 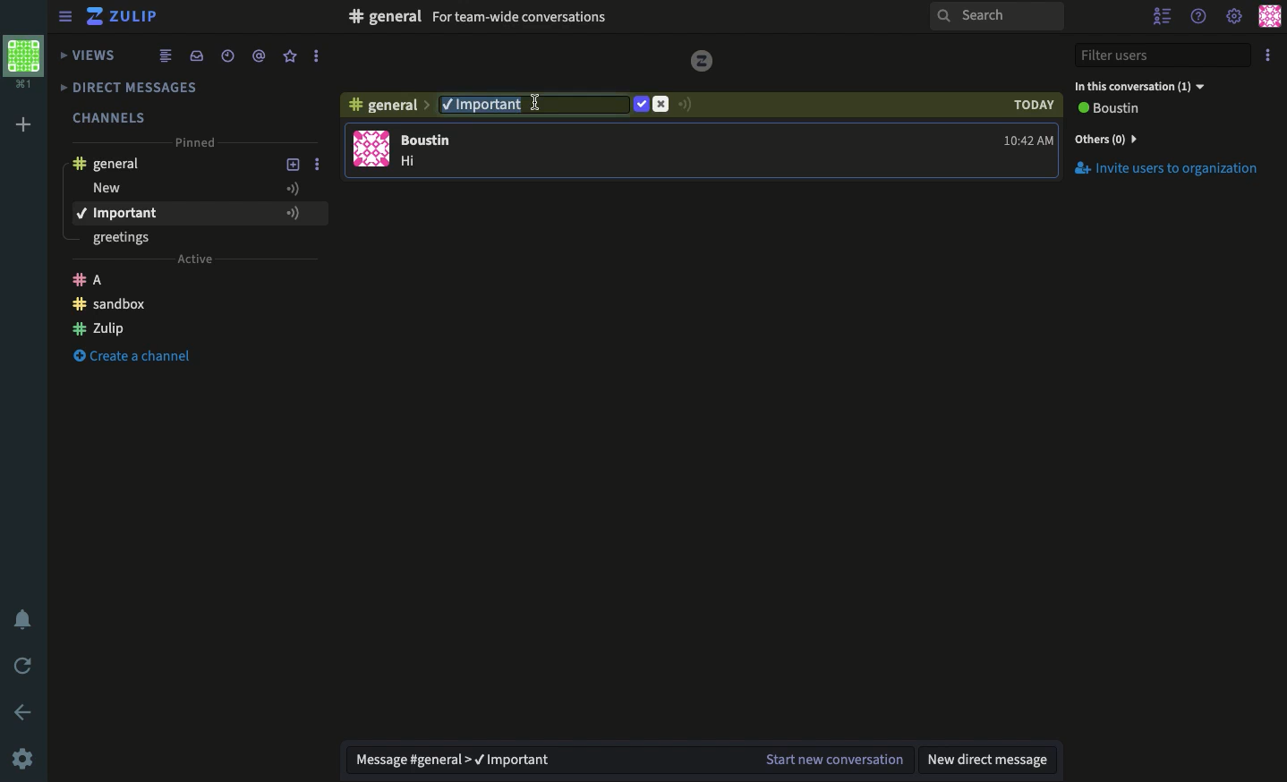 I want to click on New DM, so click(x=992, y=761).